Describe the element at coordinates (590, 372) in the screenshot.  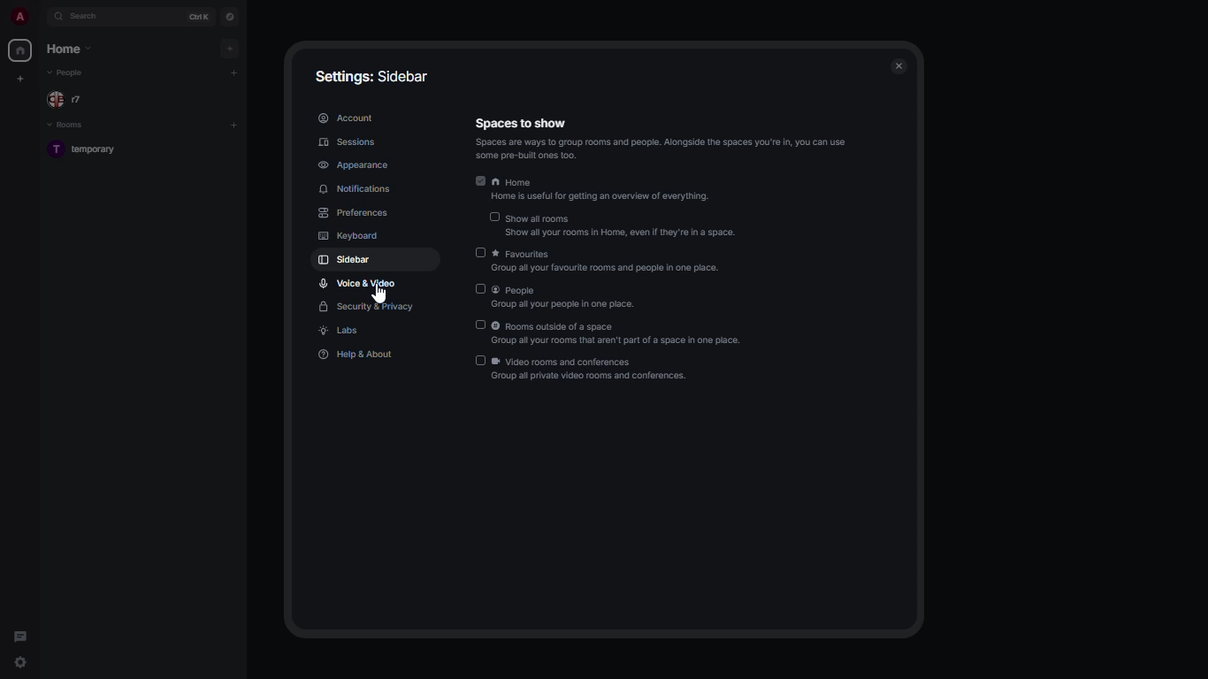
I see `video rooms and conferences` at that location.